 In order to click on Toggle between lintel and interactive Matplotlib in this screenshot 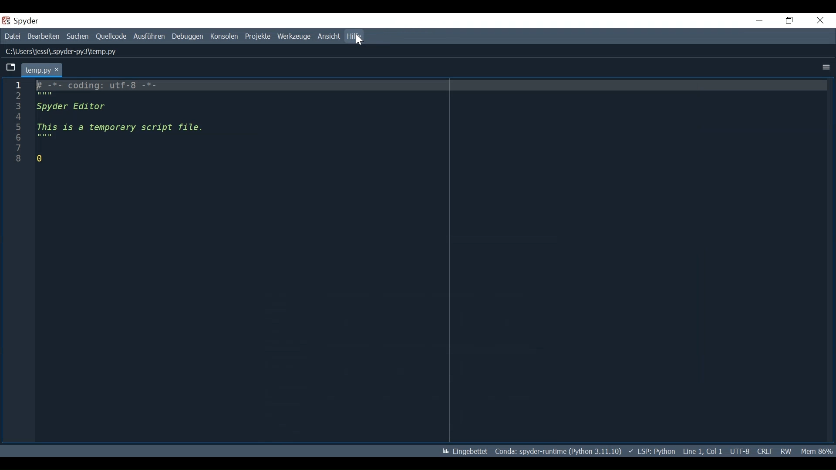, I will do `click(464, 451)`.